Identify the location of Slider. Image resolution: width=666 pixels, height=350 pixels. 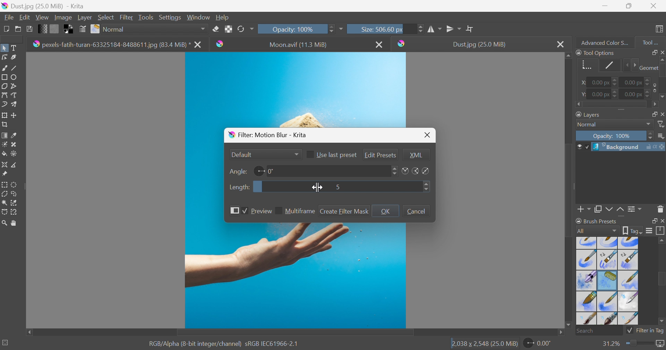
(420, 28).